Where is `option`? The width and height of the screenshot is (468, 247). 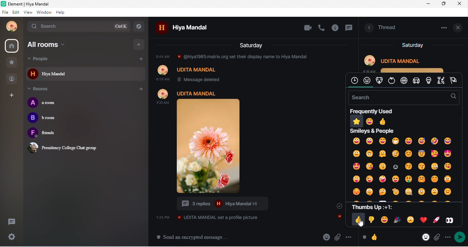
option is located at coordinates (442, 27).